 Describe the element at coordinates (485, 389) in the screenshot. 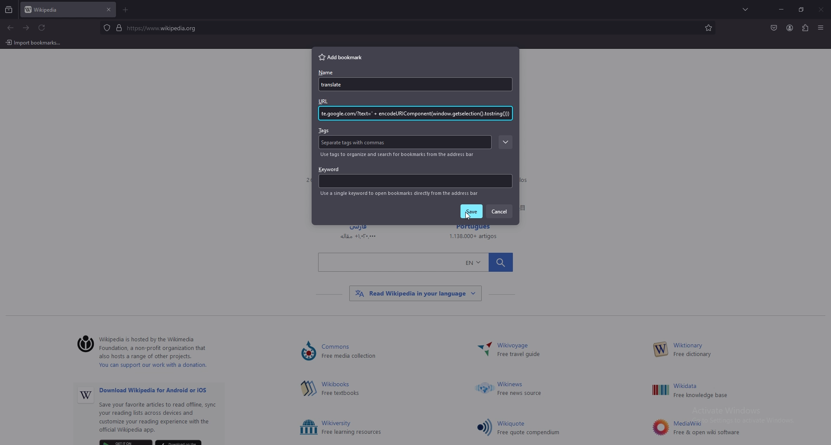

I see `` at that location.